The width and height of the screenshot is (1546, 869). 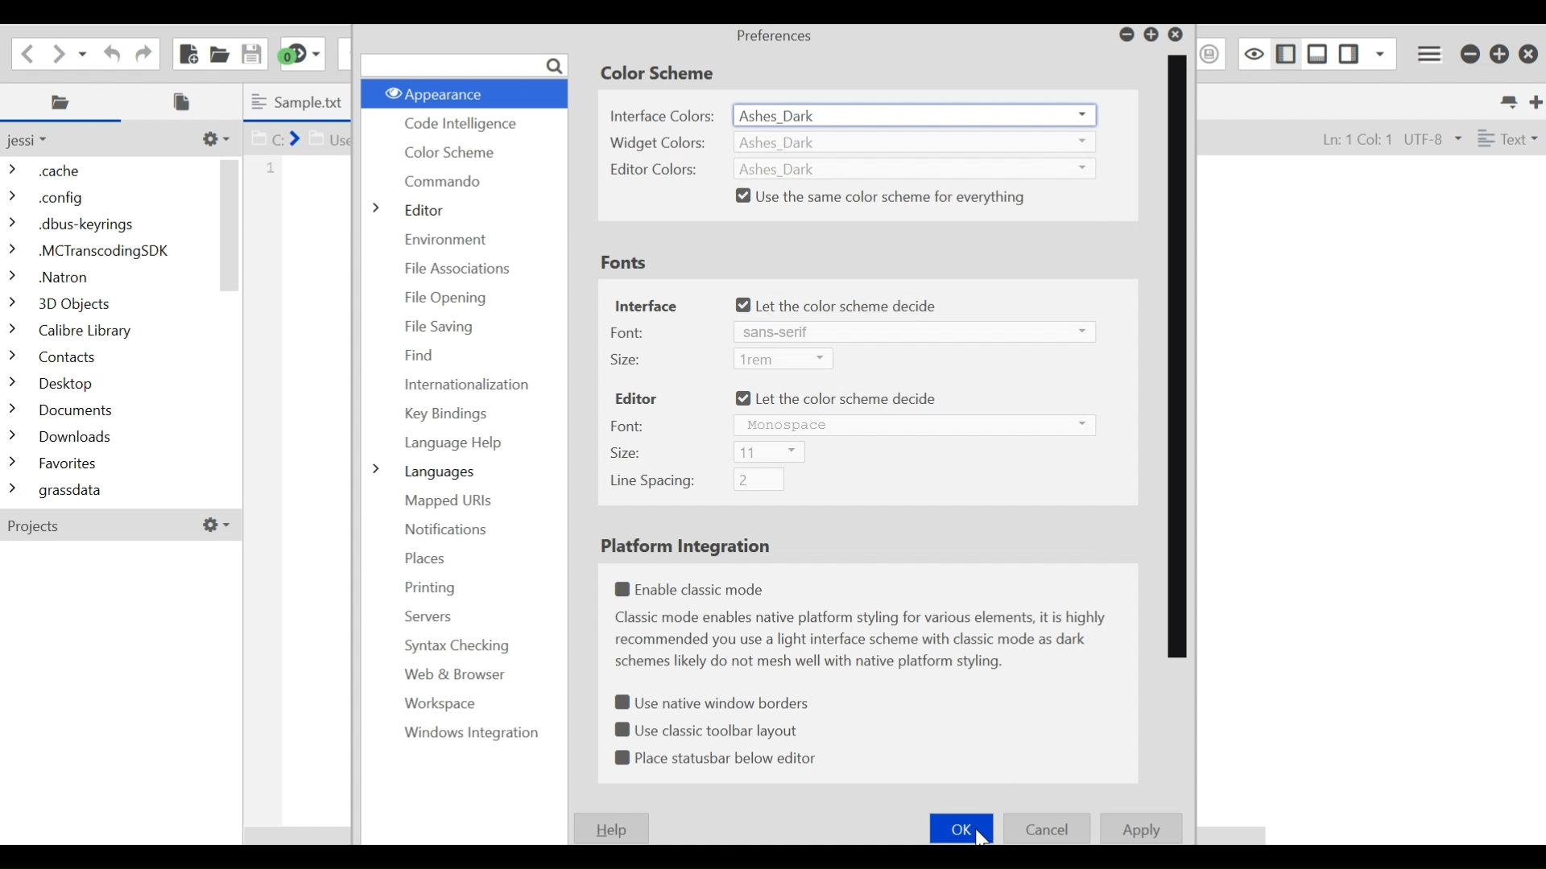 What do you see at coordinates (865, 640) in the screenshot?
I see `text` at bounding box center [865, 640].